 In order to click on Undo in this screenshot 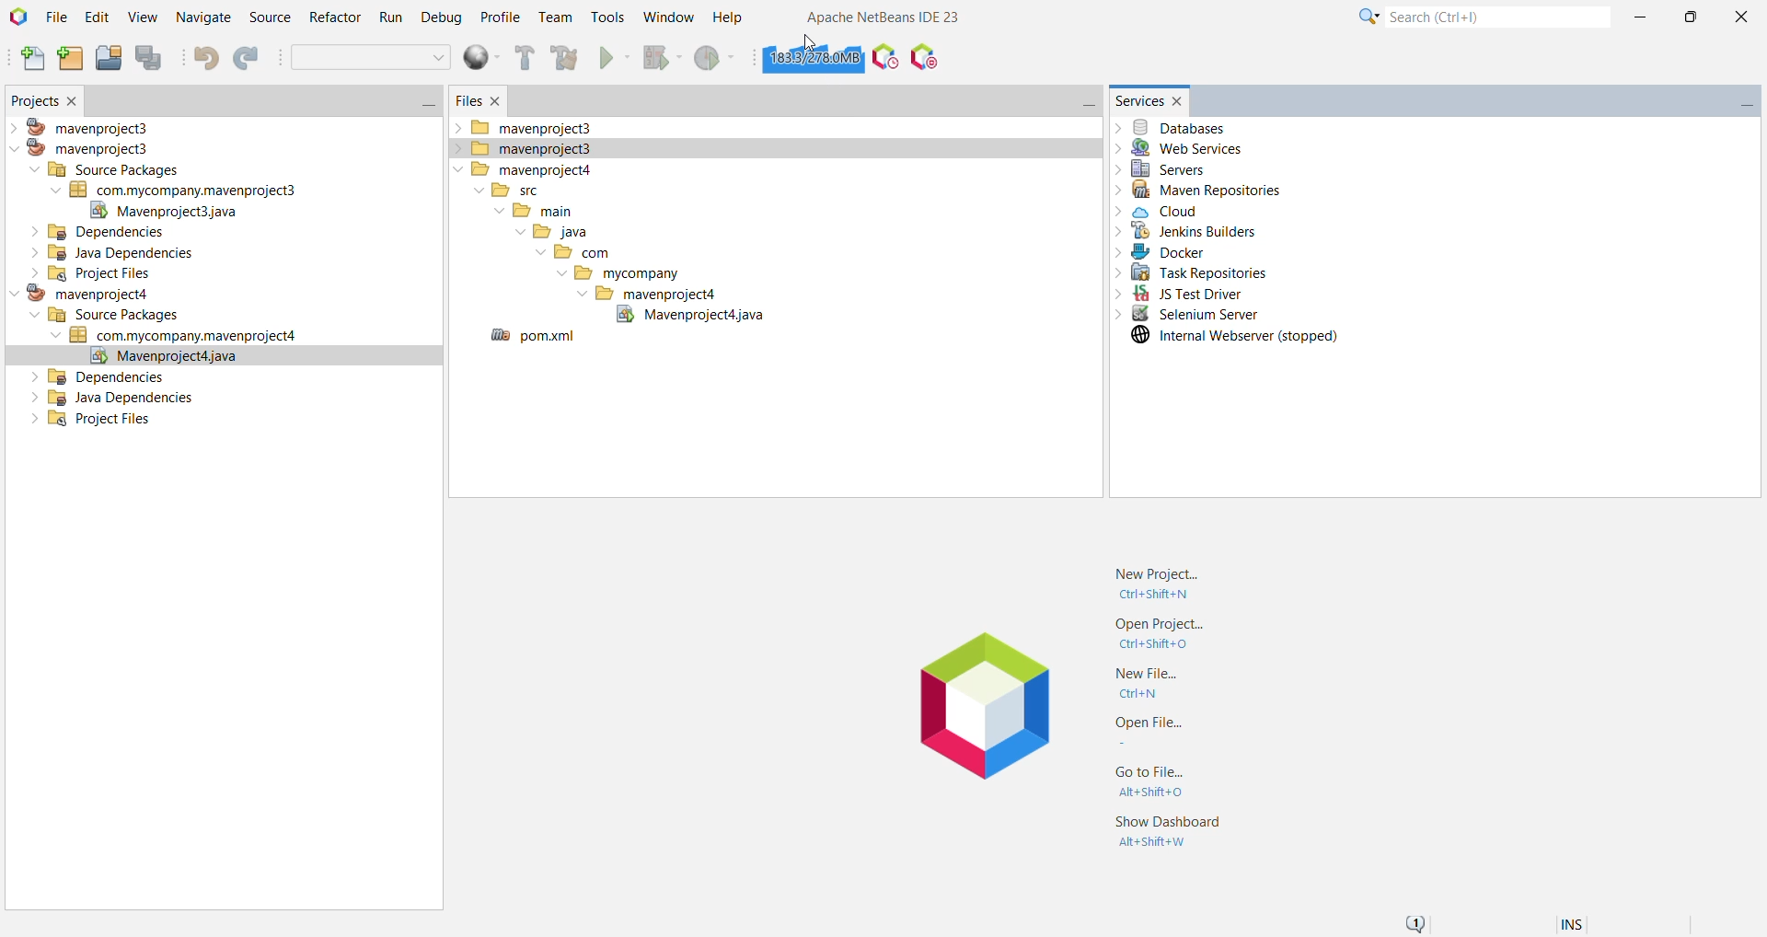, I will do `click(205, 56)`.